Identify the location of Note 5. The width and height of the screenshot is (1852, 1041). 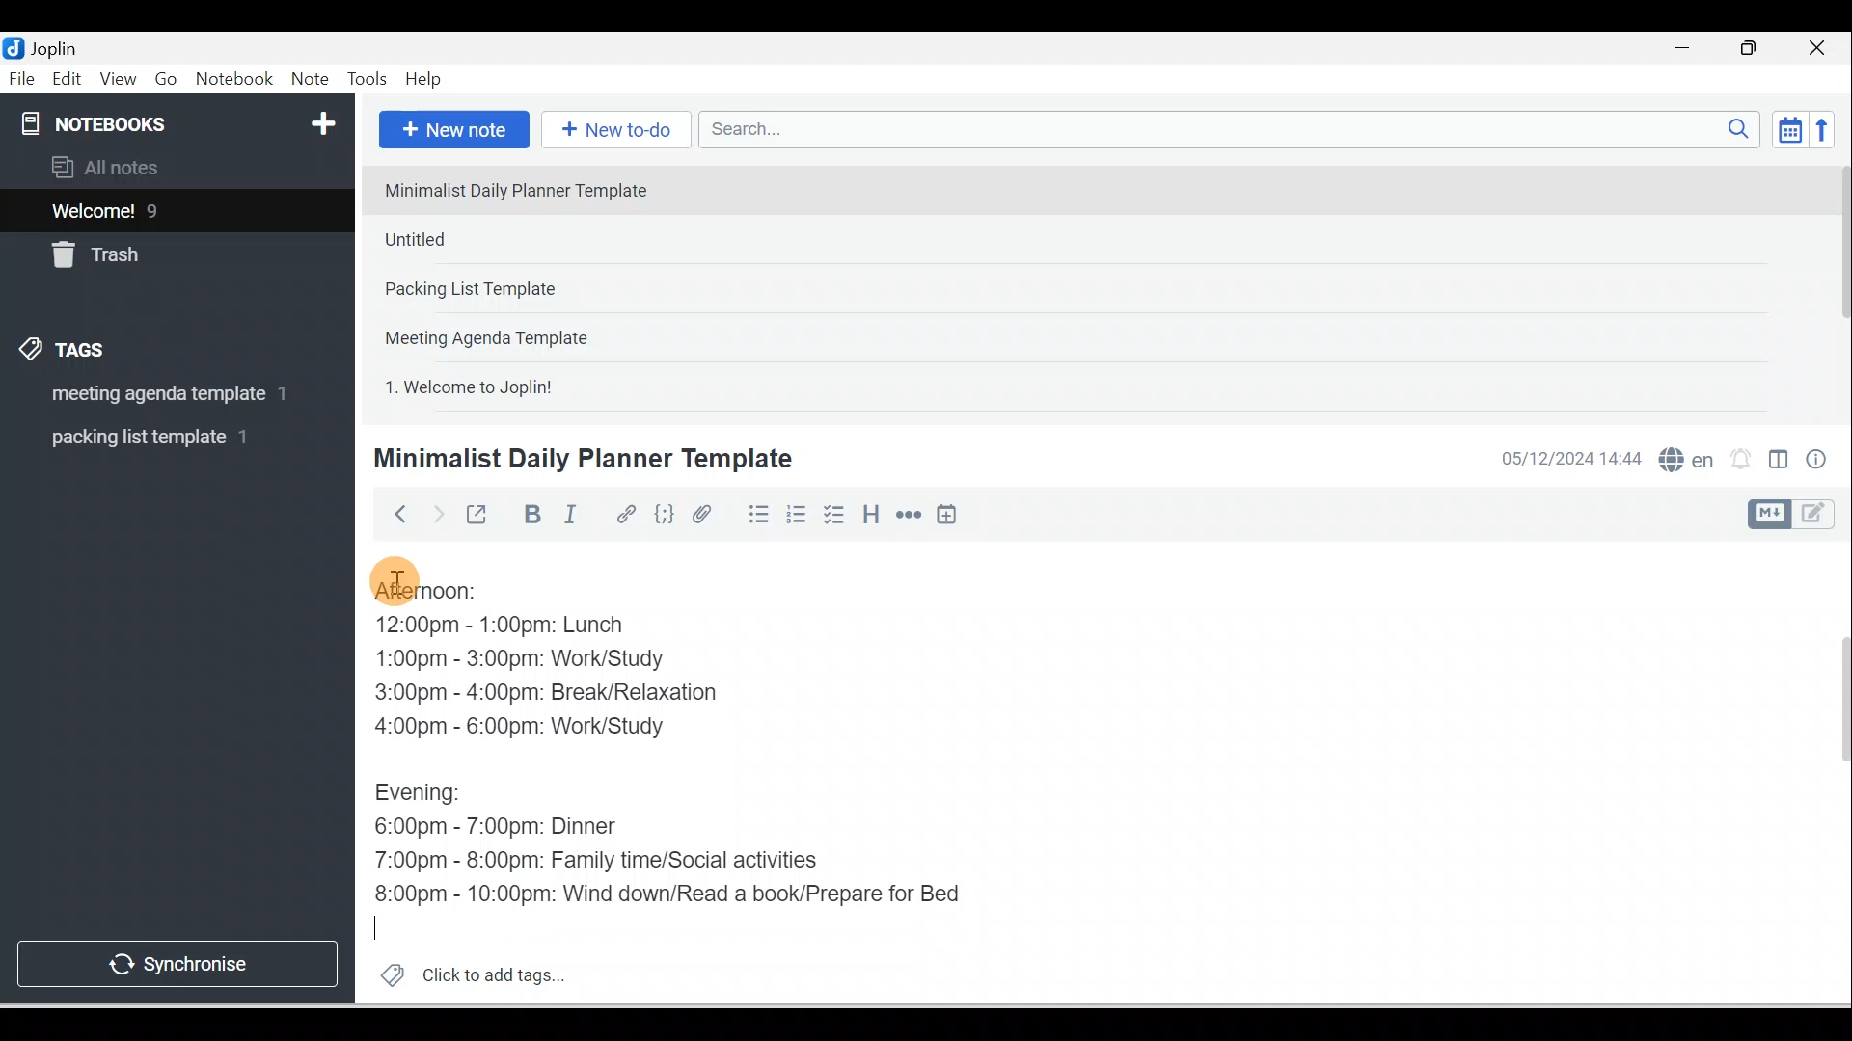
(539, 385).